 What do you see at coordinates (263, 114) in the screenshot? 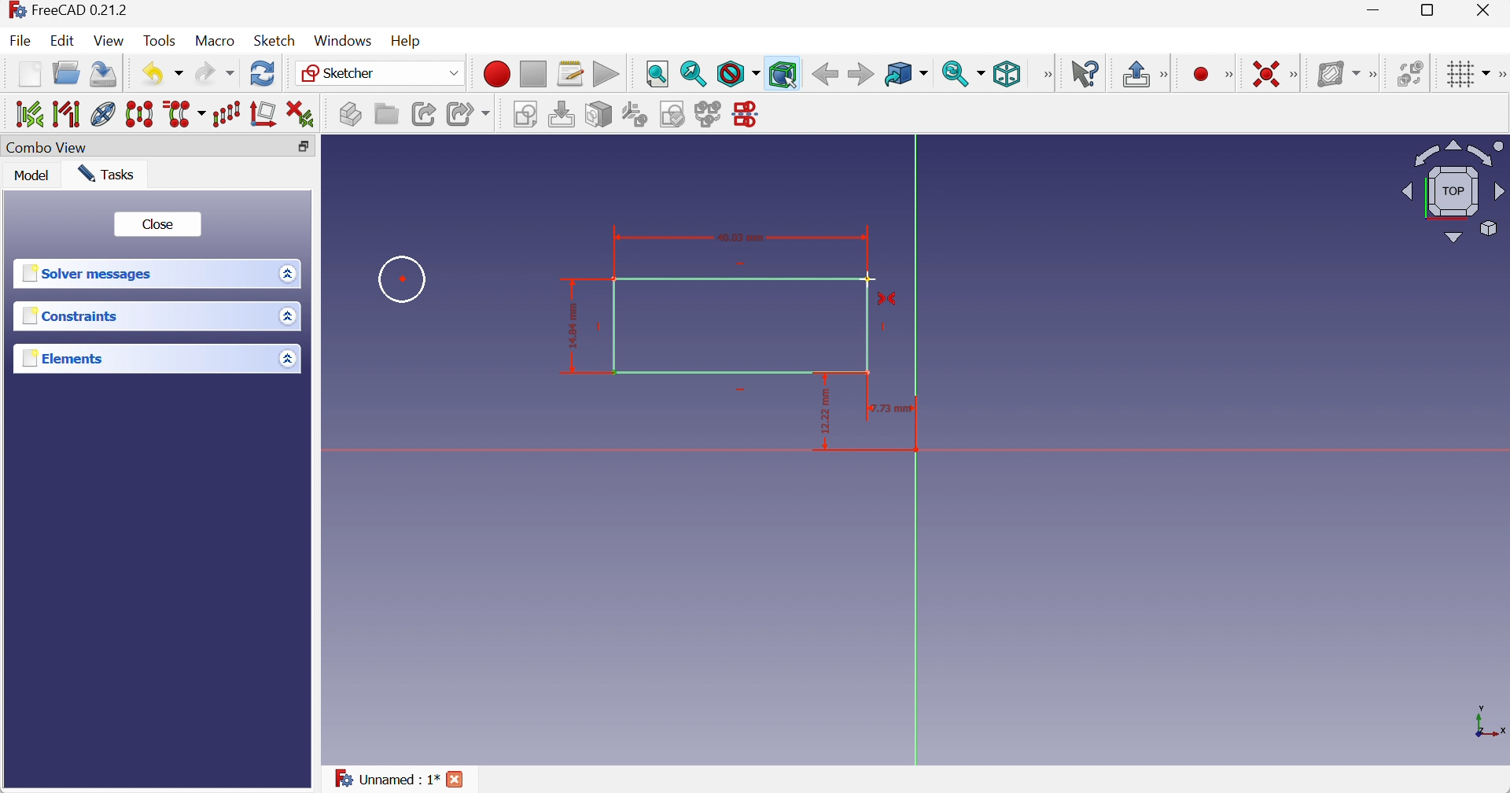
I see `Remove axes alignment` at bounding box center [263, 114].